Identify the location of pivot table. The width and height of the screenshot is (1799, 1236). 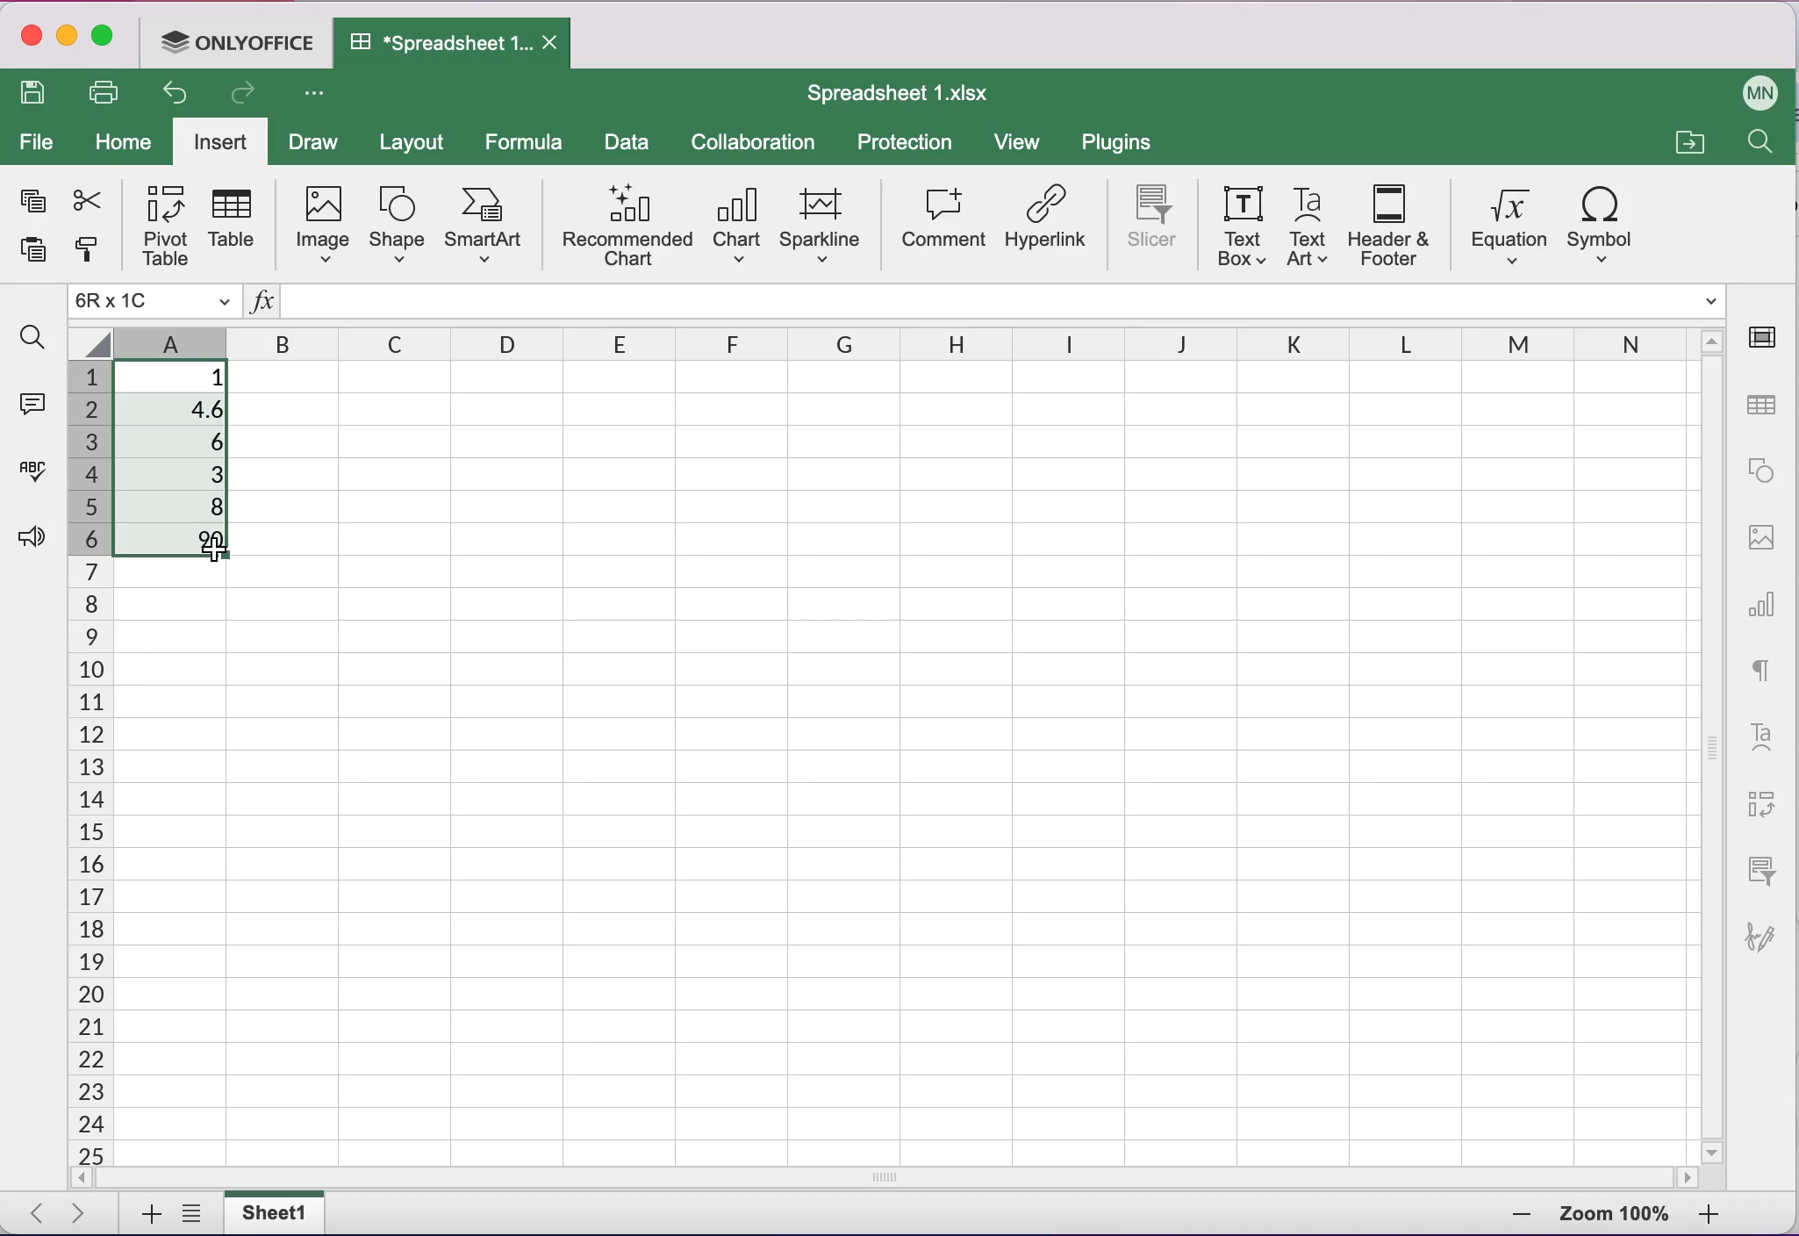
(1763, 809).